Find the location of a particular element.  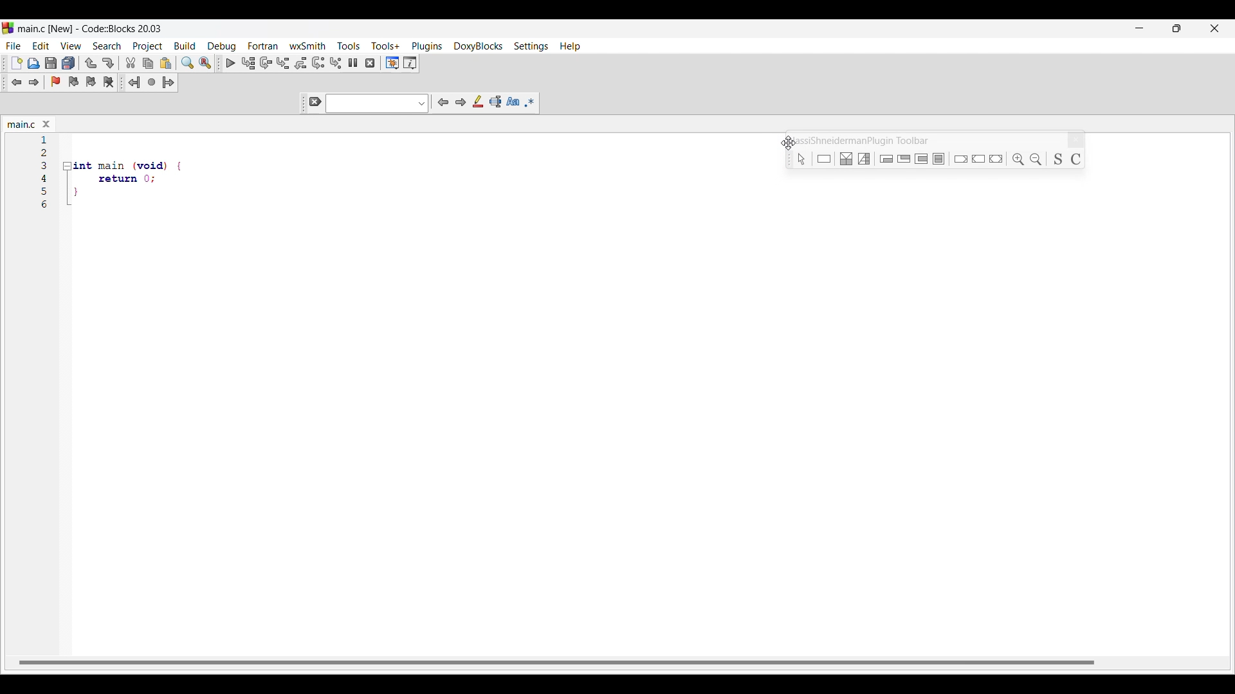

Paste is located at coordinates (166, 63).